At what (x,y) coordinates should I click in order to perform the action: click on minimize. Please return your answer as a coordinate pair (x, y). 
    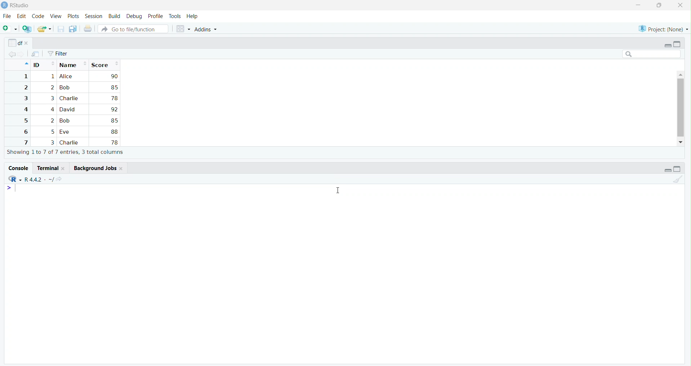
    Looking at the image, I should click on (667, 45).